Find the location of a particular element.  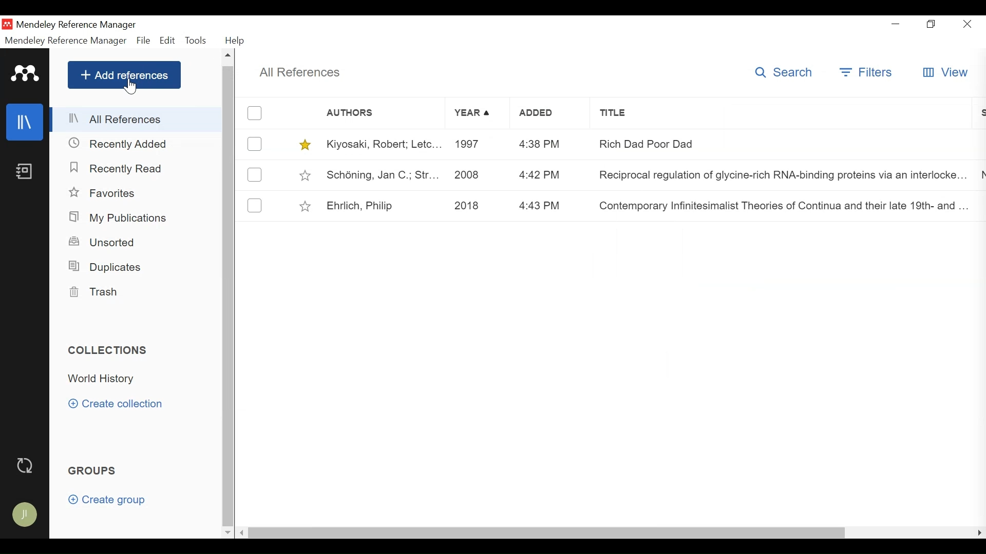

4:38 PM is located at coordinates (549, 143).